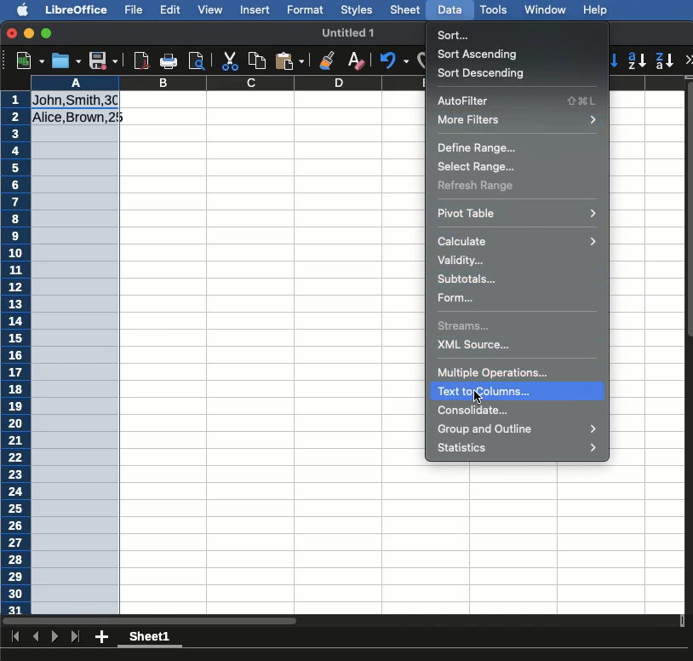 This screenshot has width=693, height=661. I want to click on cursor, so click(476, 398).